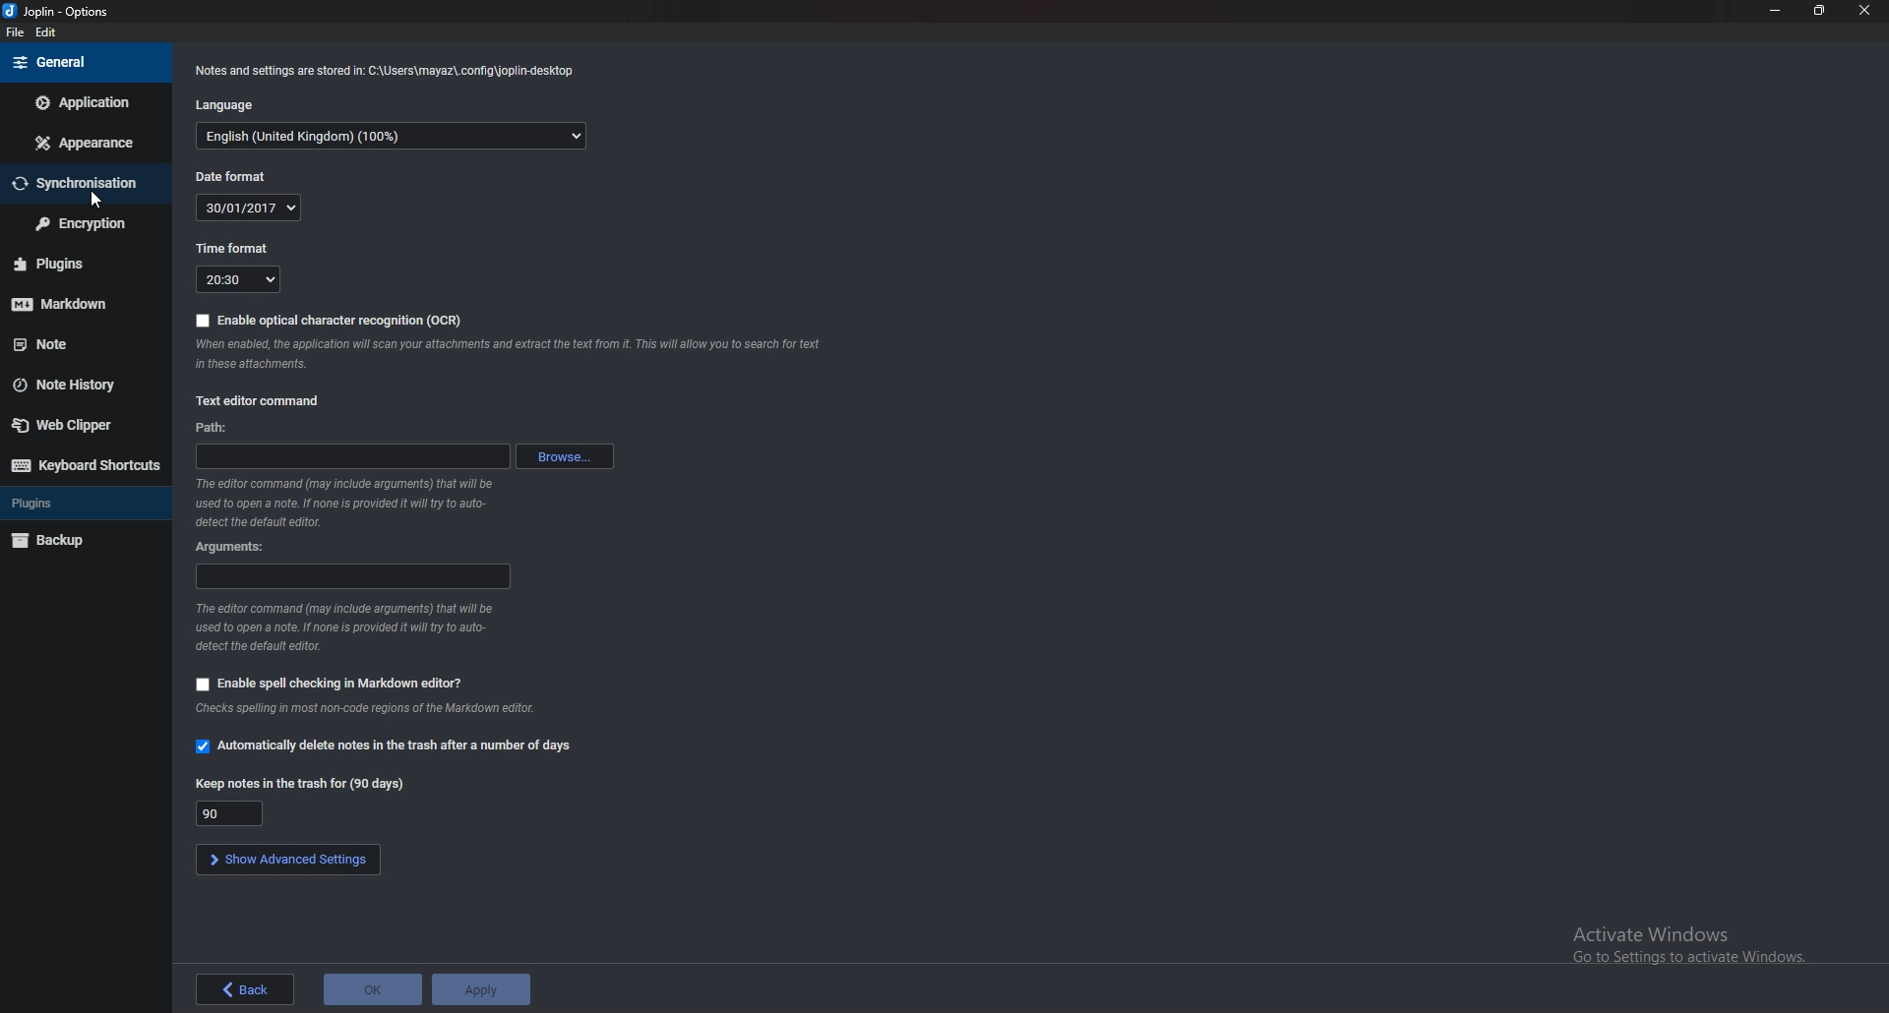 The width and height of the screenshot is (1889, 1013). What do you see at coordinates (383, 746) in the screenshot?
I see `automatically delete notes` at bounding box center [383, 746].